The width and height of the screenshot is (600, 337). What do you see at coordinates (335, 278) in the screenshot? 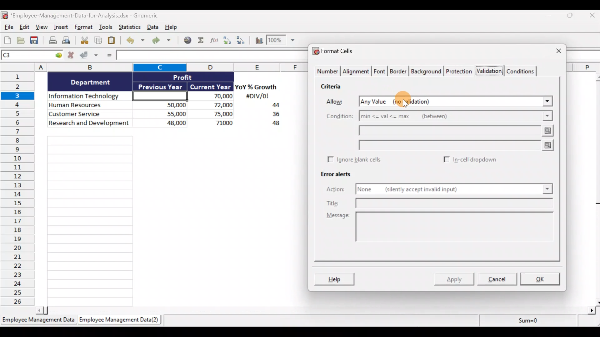
I see `Help` at bounding box center [335, 278].